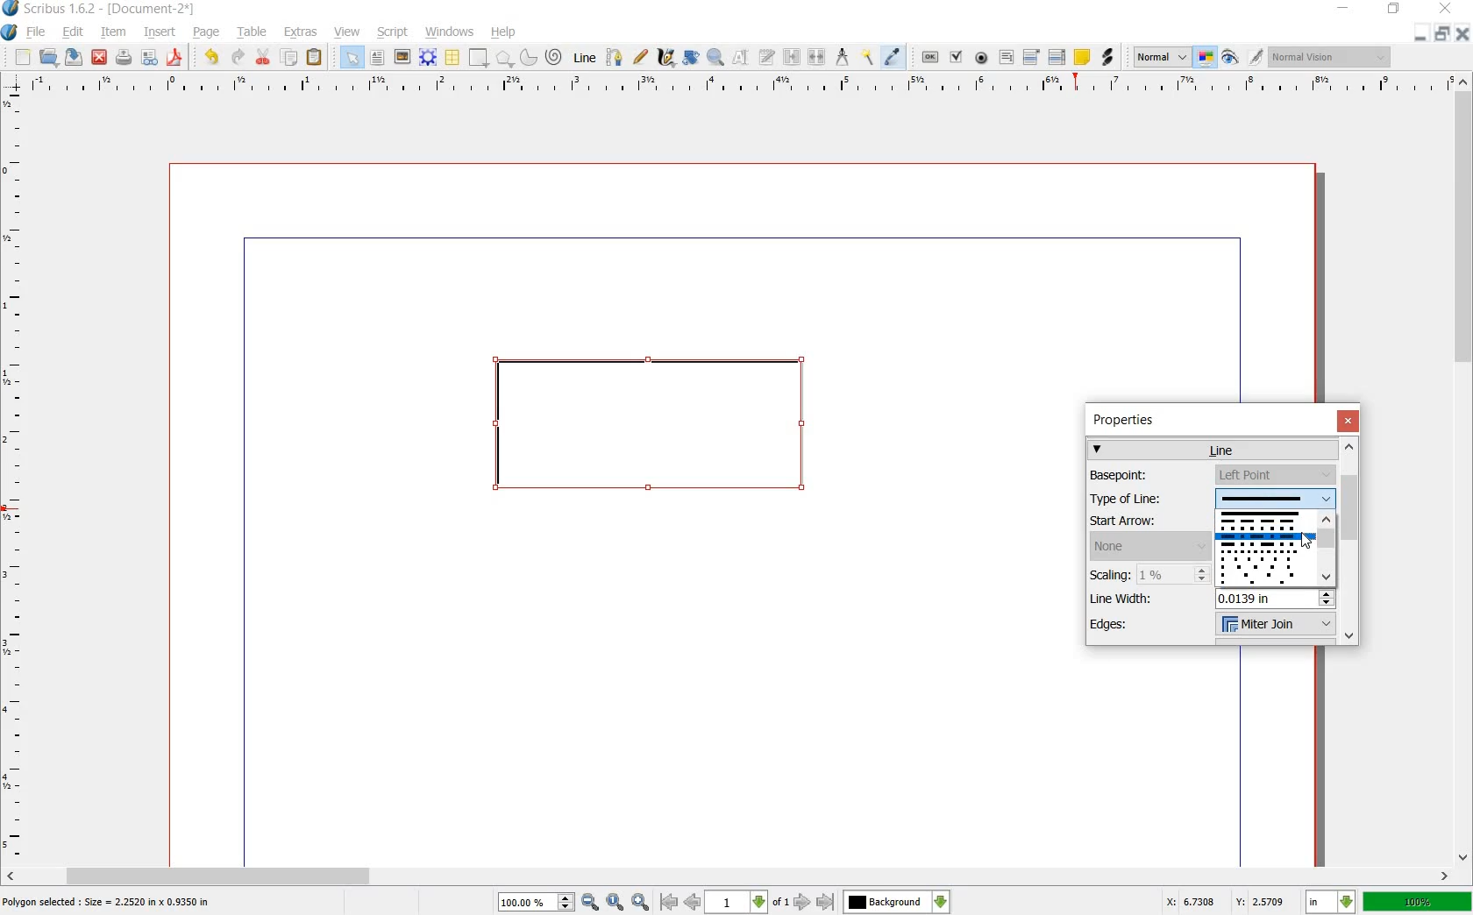  What do you see at coordinates (692, 902) in the screenshot?
I see `go to previous page` at bounding box center [692, 902].